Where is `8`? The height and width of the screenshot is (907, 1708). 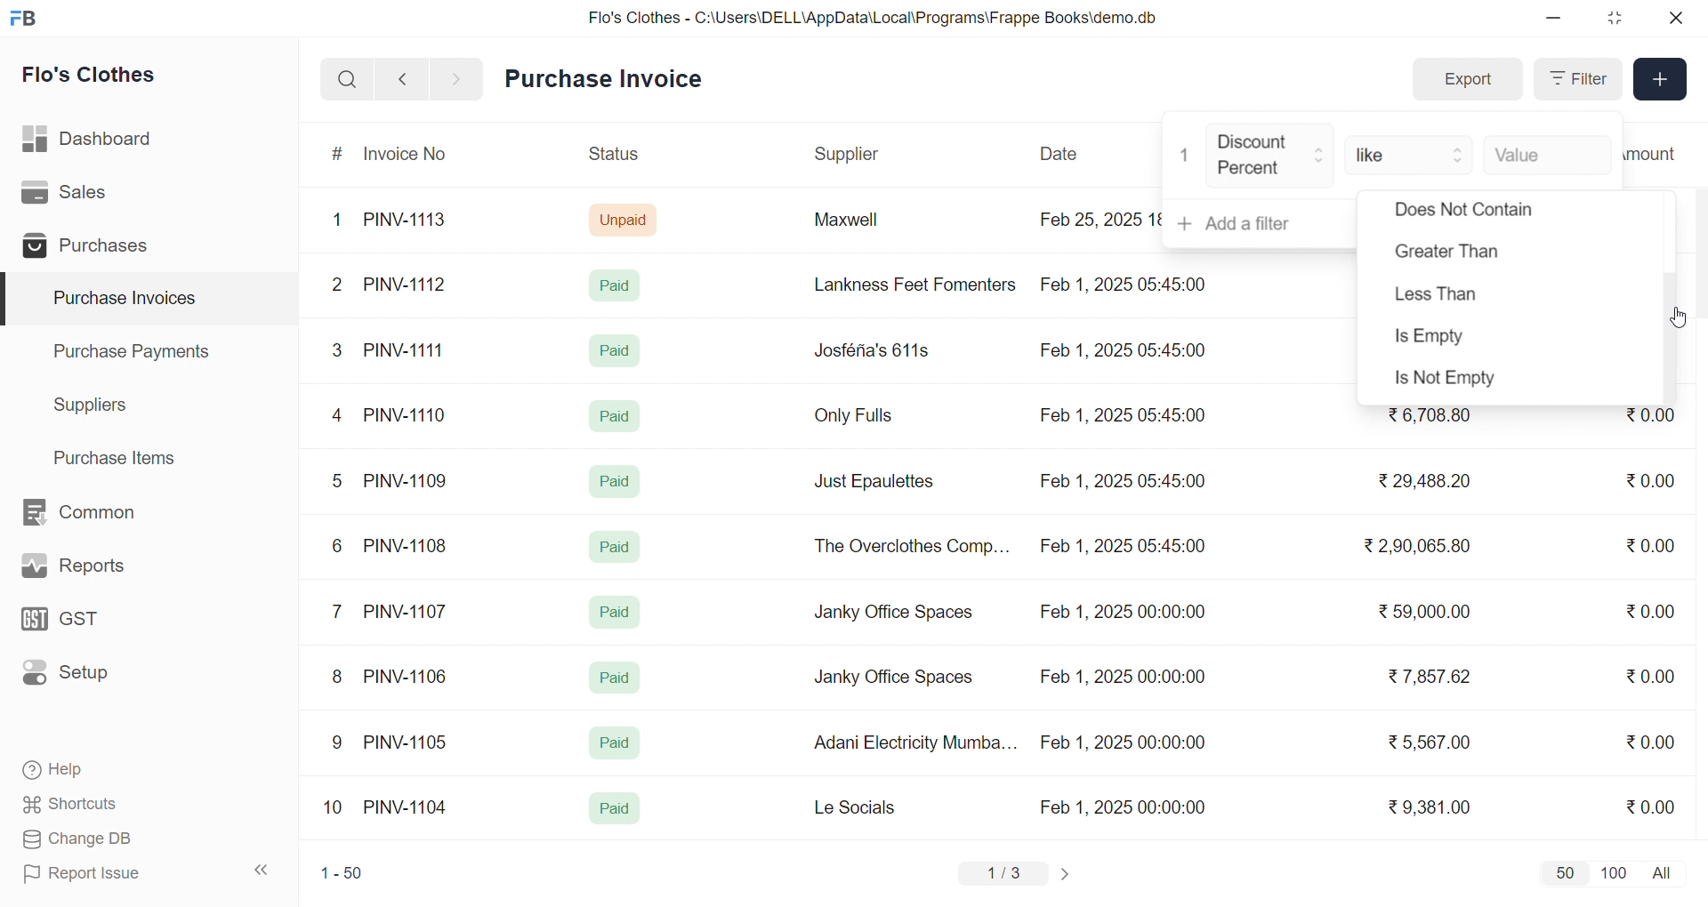 8 is located at coordinates (338, 678).